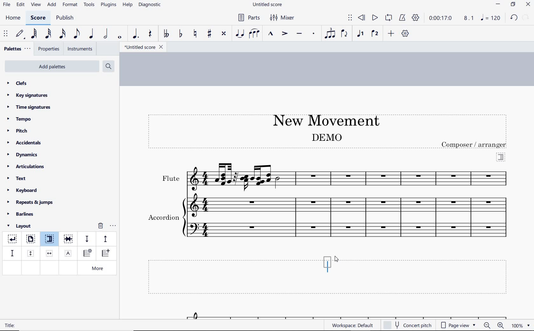  I want to click on edit, so click(20, 5).